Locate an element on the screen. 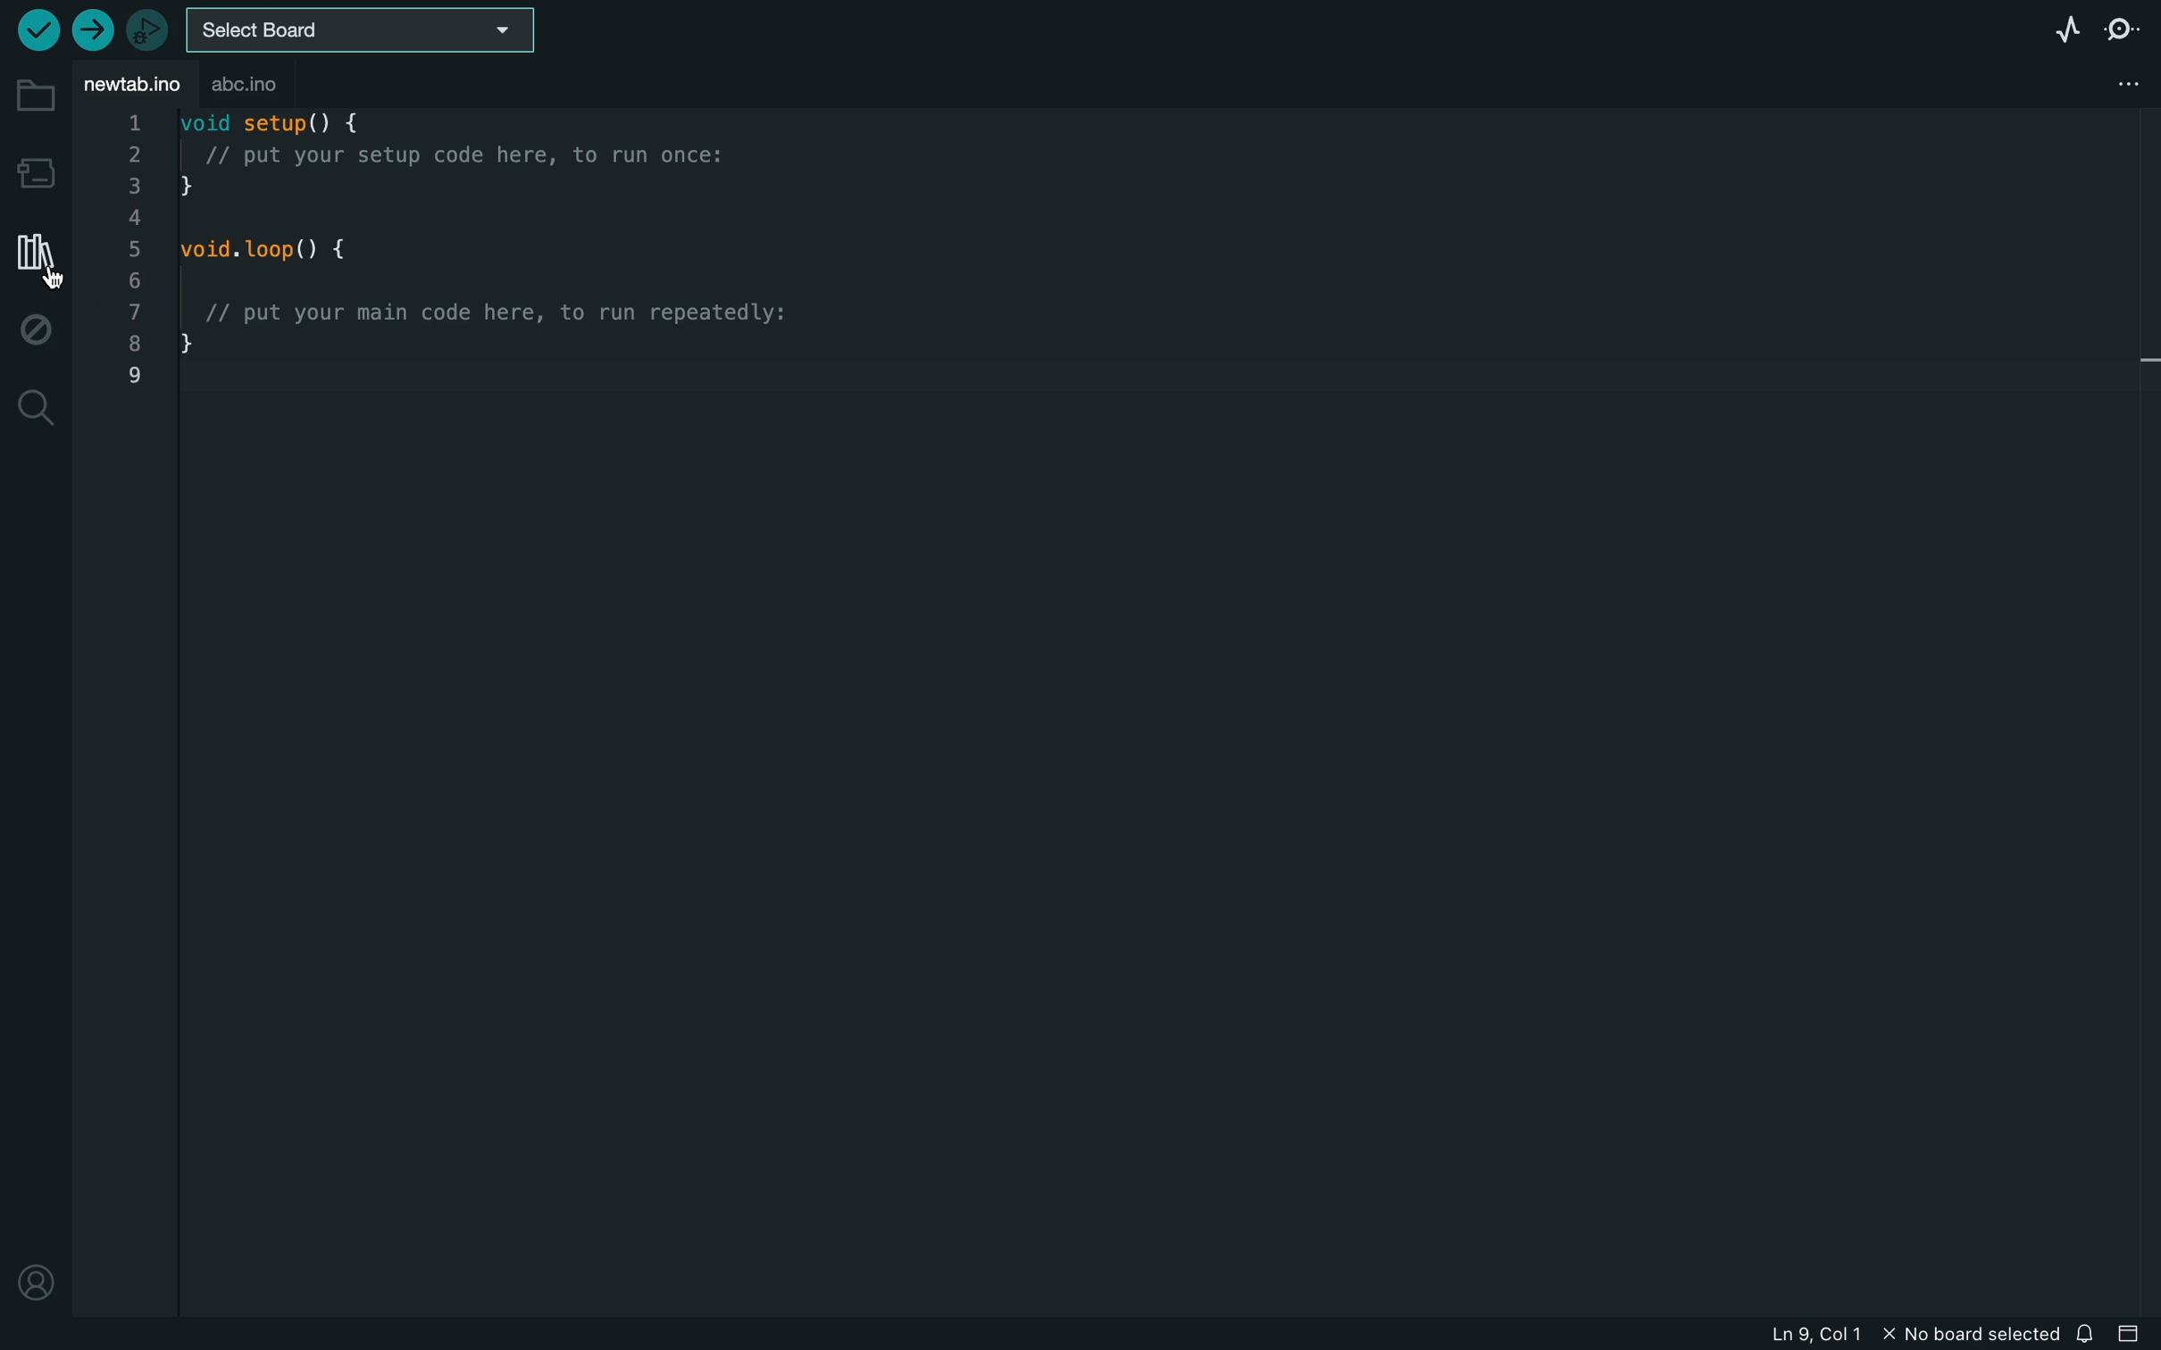 This screenshot has width=2161, height=1350. board manager is located at coordinates (36, 172).